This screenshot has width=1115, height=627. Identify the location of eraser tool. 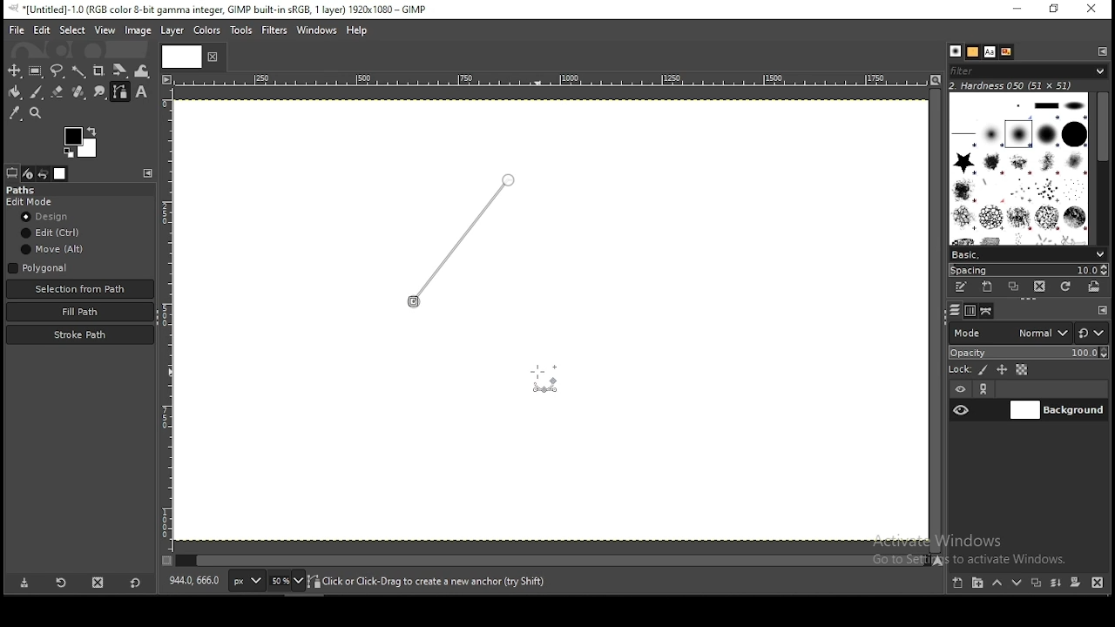
(57, 94).